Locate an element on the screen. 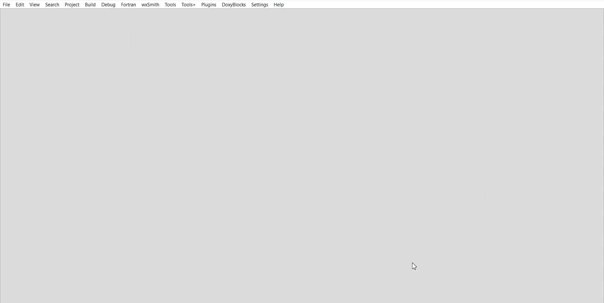  wxSmith is located at coordinates (150, 5).